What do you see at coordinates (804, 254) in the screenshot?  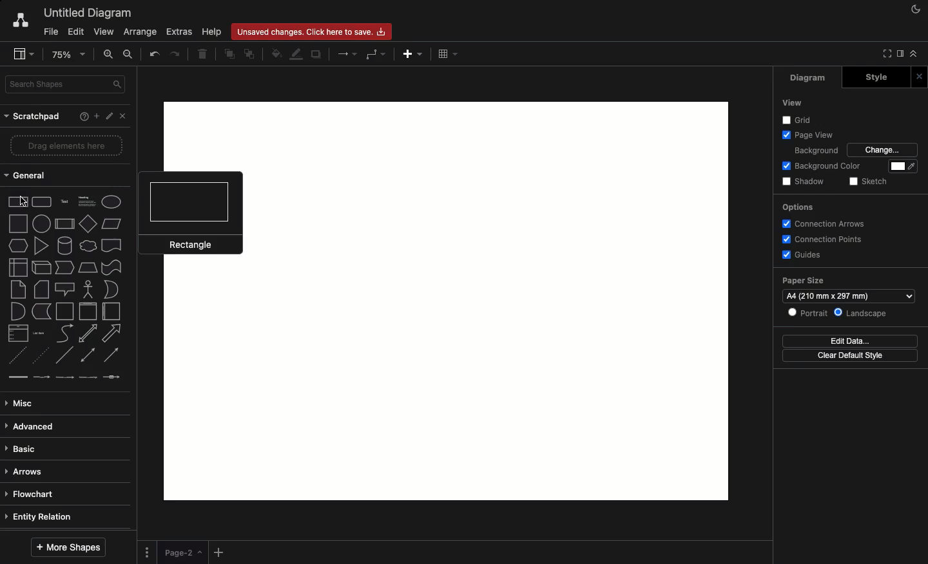 I see `Guides` at bounding box center [804, 254].